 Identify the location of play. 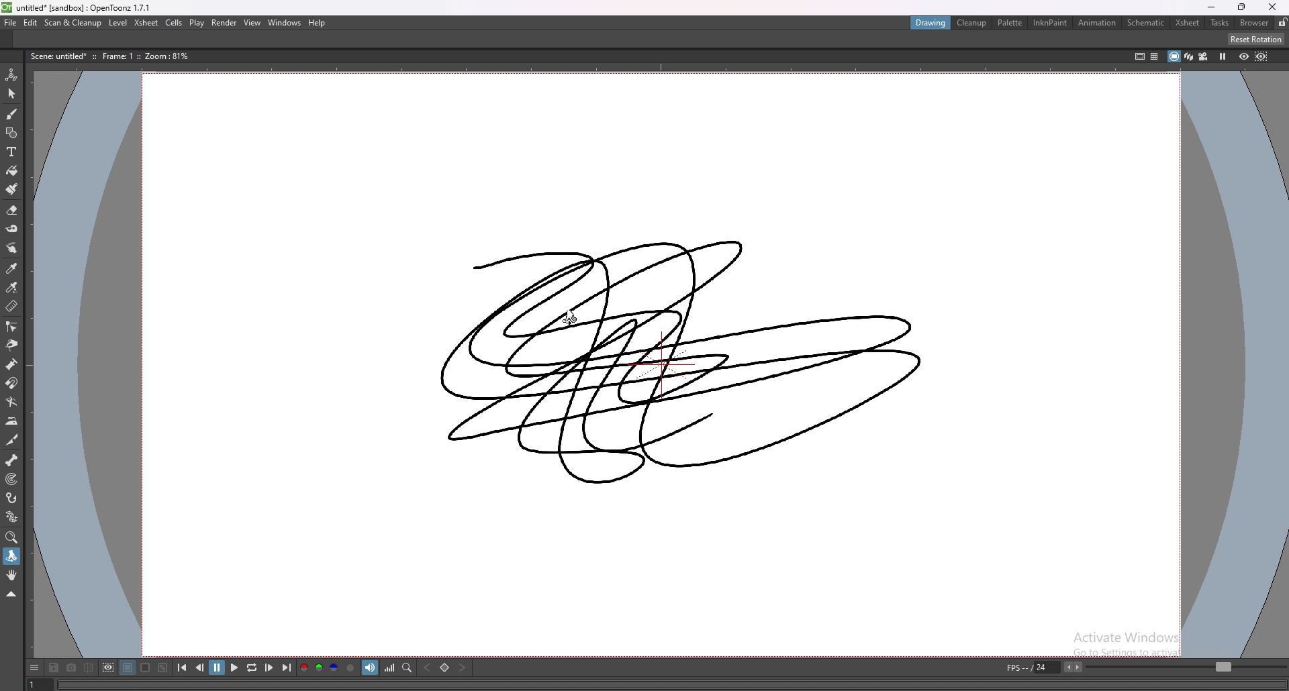
(234, 668).